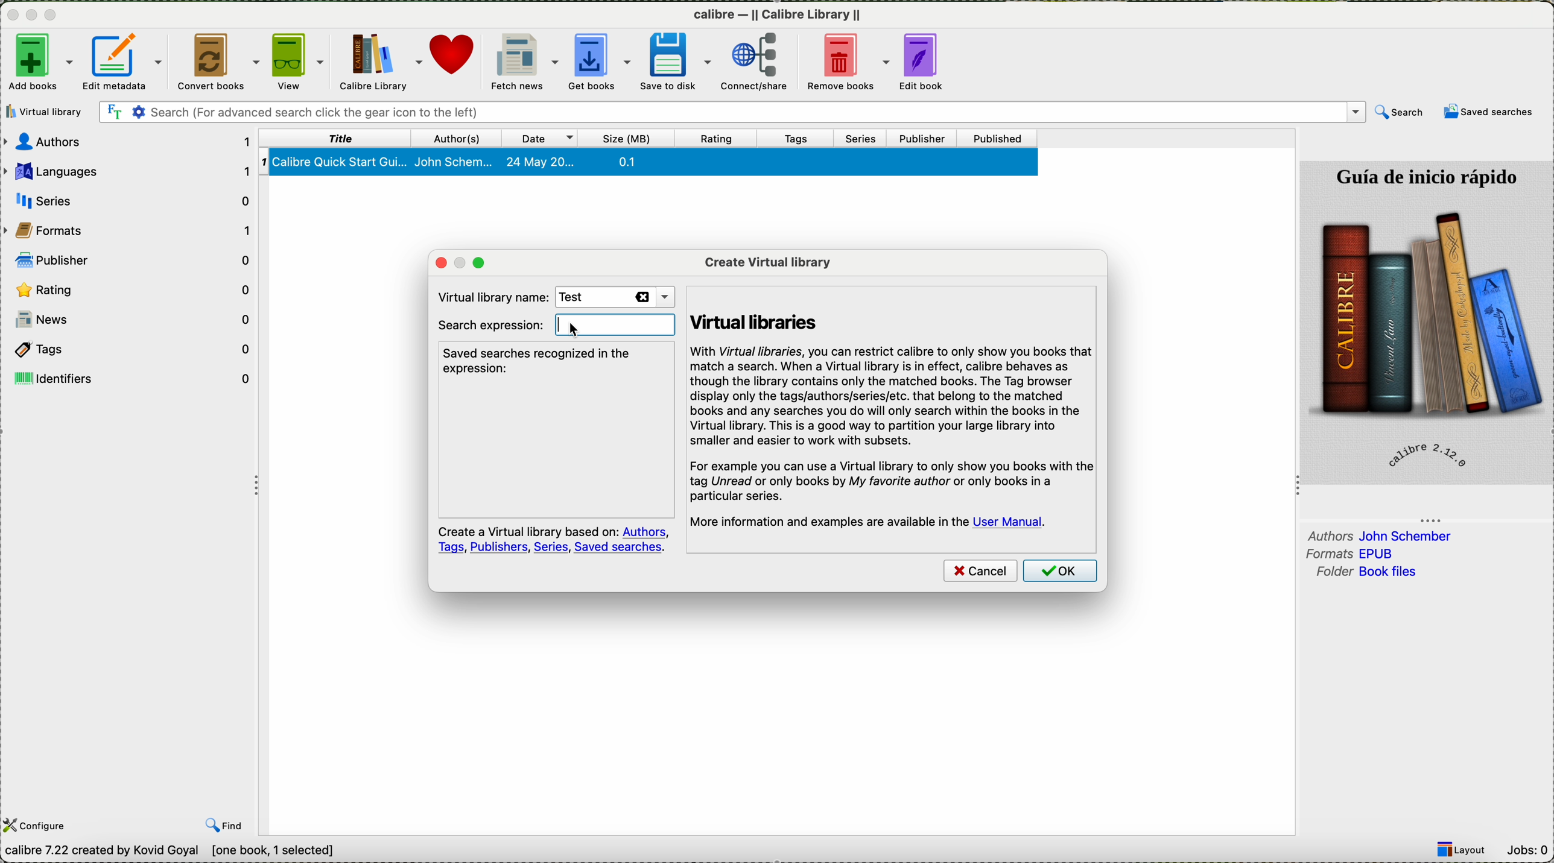  What do you see at coordinates (46, 112) in the screenshot?
I see `click on virtual library` at bounding box center [46, 112].